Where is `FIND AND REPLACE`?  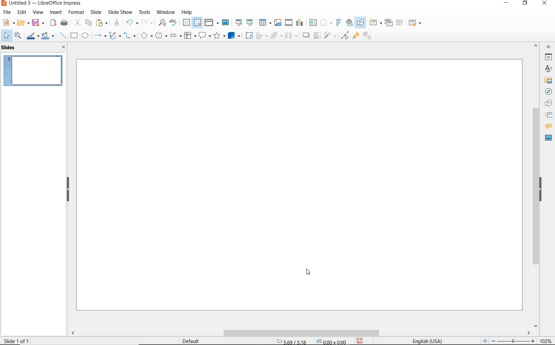
FIND AND REPLACE is located at coordinates (162, 23).